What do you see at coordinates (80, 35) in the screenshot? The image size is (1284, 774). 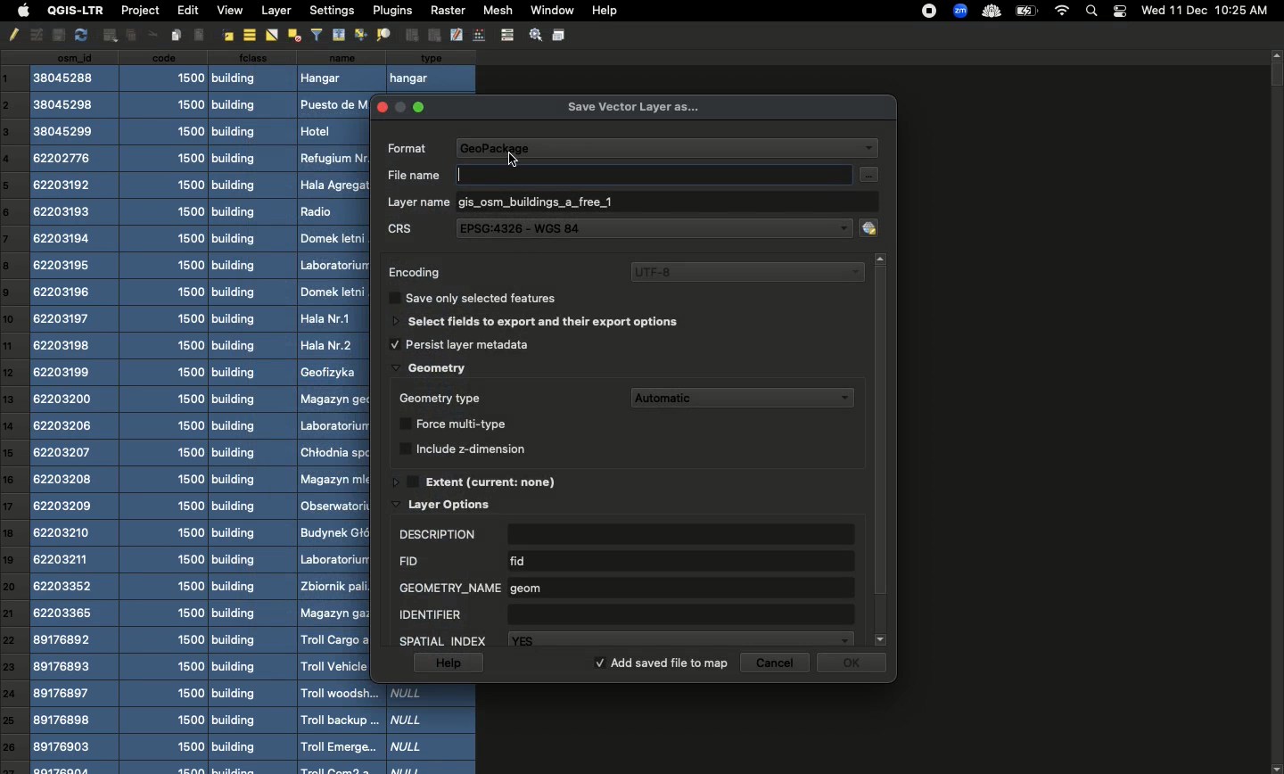 I see `redo` at bounding box center [80, 35].